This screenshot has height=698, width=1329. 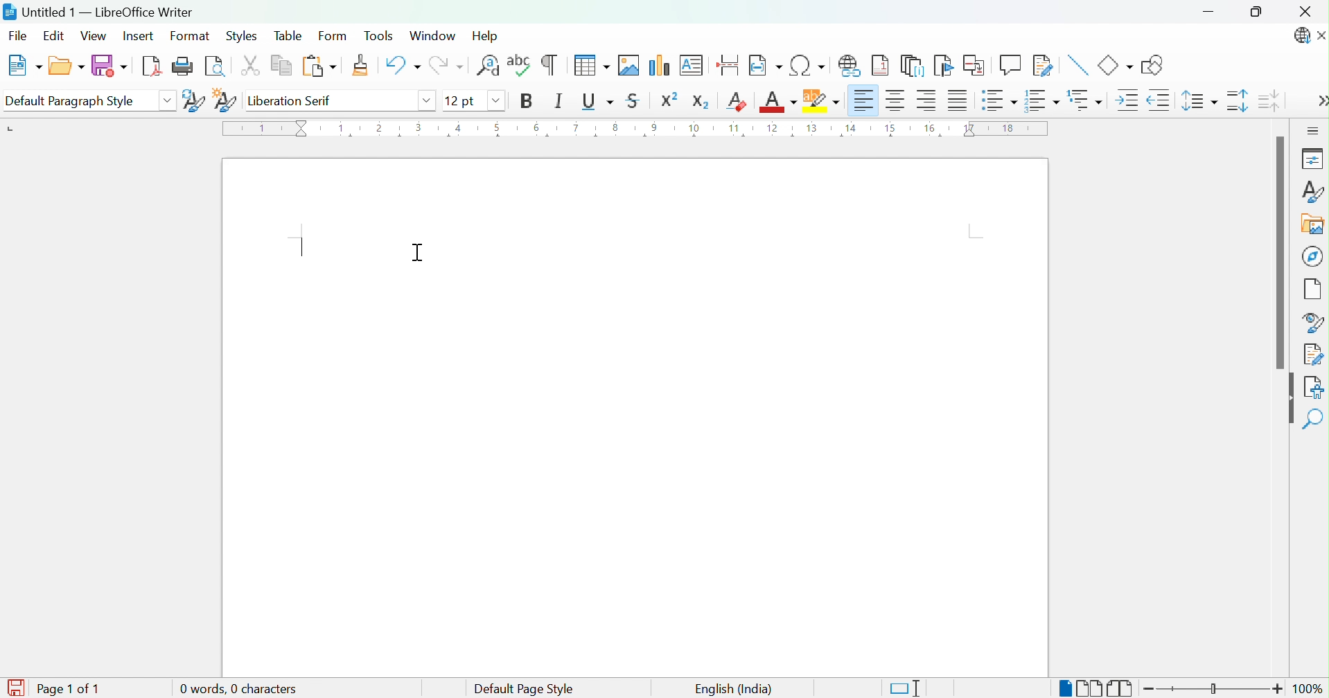 I want to click on Select outline format, so click(x=1086, y=101).